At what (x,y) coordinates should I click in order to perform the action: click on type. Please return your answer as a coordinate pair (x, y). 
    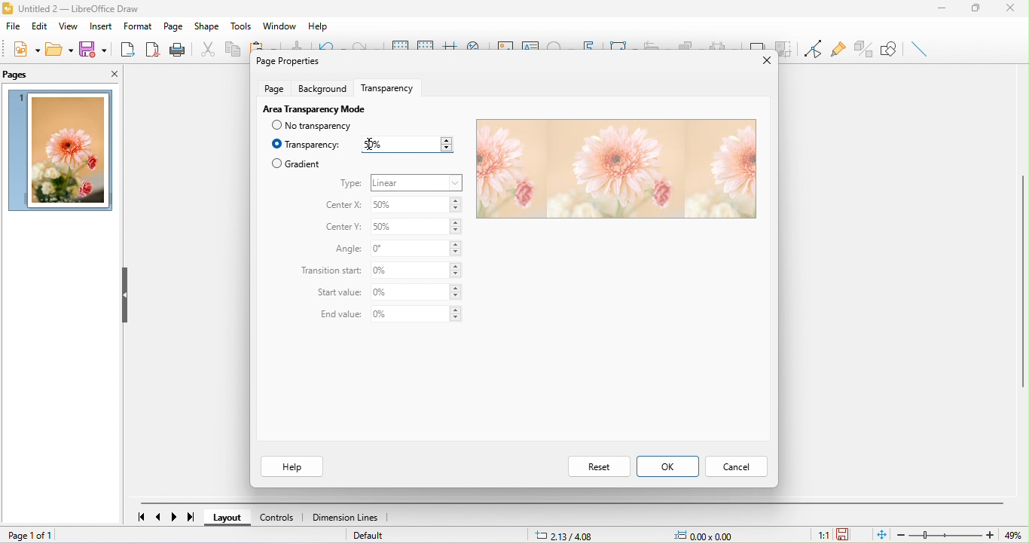
    Looking at the image, I should click on (351, 184).